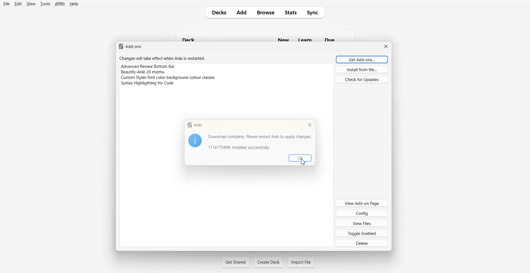 The image size is (530, 273). What do you see at coordinates (241, 12) in the screenshot?
I see `Add` at bounding box center [241, 12].